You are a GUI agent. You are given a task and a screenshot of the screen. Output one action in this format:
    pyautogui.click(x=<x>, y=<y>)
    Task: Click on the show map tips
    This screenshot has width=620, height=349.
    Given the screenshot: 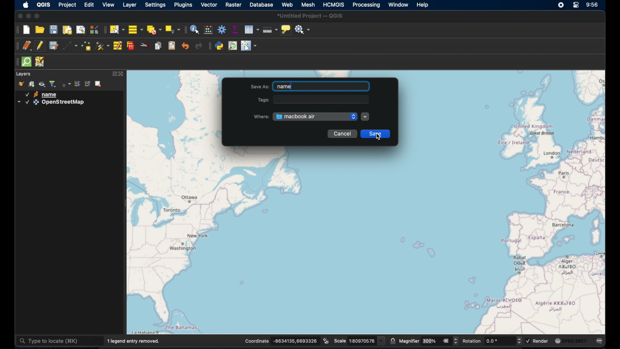 What is the action you would take?
    pyautogui.click(x=286, y=30)
    